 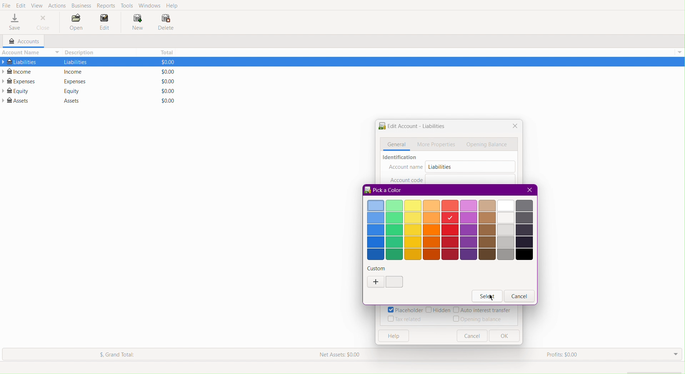 What do you see at coordinates (437, 144) in the screenshot?
I see `More Properties` at bounding box center [437, 144].